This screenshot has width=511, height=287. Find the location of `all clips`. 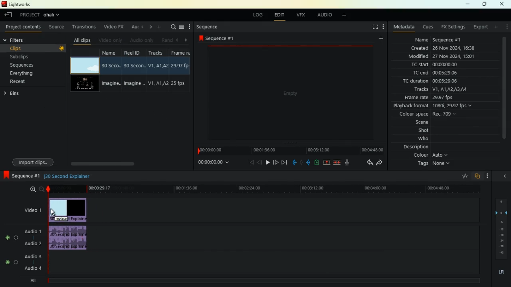

all clips is located at coordinates (82, 41).